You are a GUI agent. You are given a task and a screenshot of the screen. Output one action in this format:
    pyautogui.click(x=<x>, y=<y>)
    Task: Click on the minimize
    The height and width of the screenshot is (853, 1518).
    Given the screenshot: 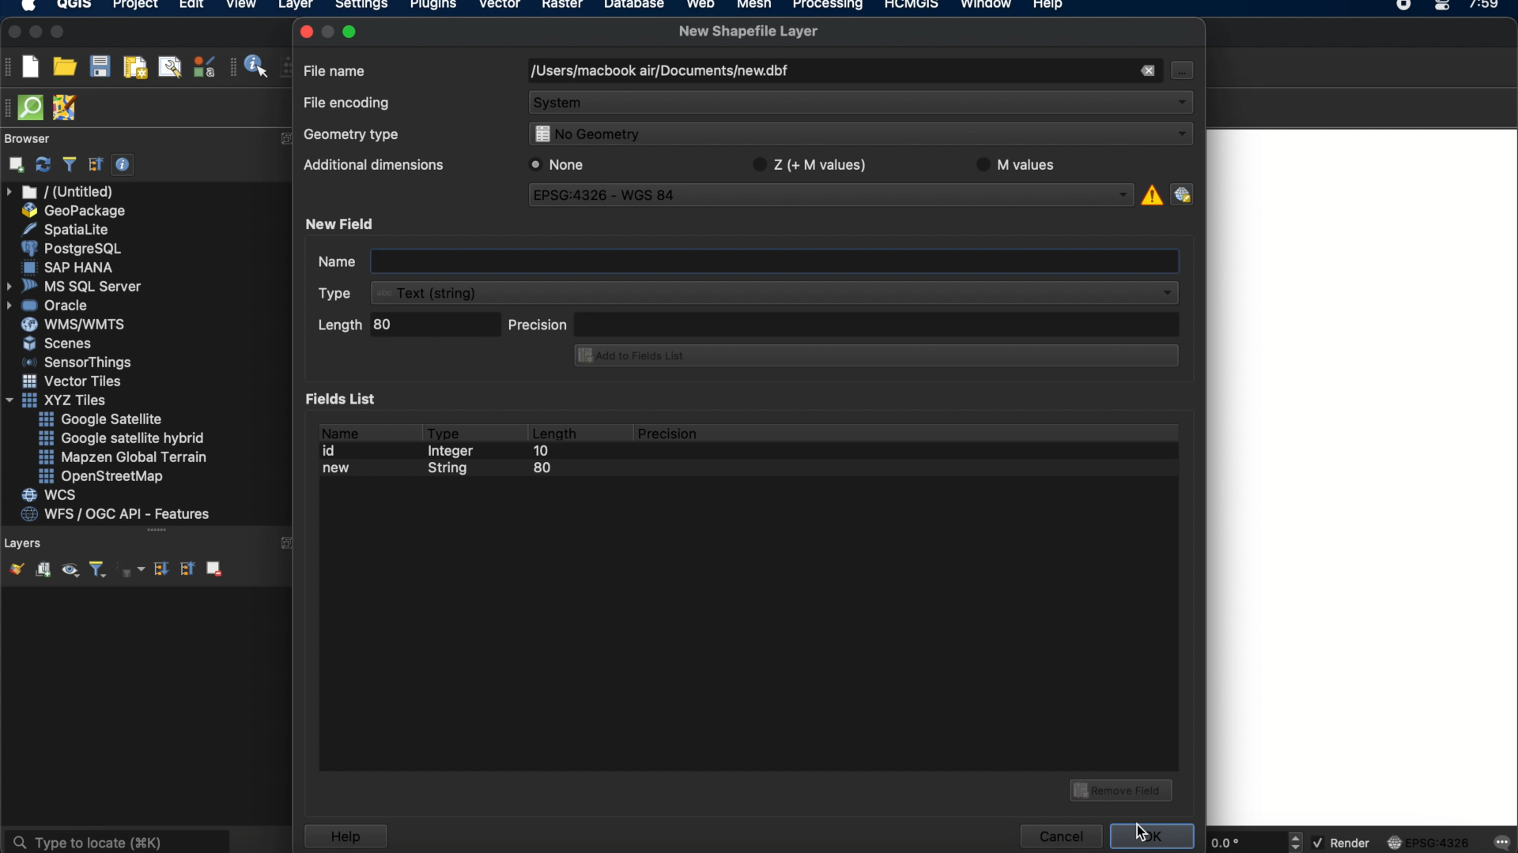 What is the action you would take?
    pyautogui.click(x=36, y=32)
    